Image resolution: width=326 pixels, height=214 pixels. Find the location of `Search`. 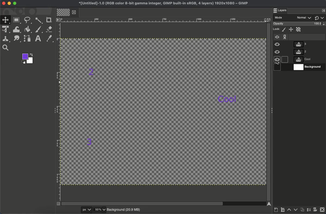

Search is located at coordinates (5, 48).